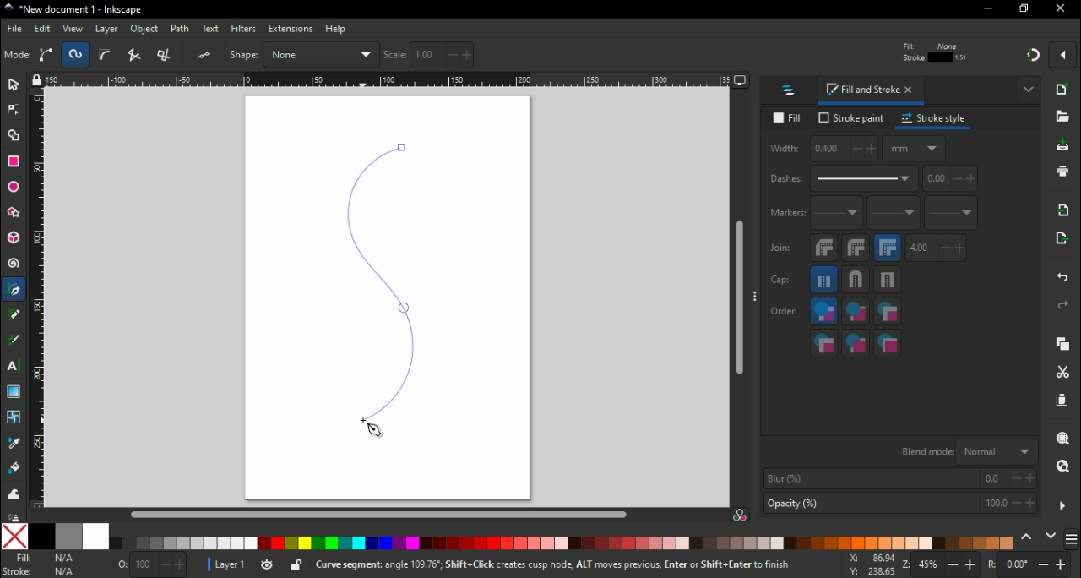  Describe the element at coordinates (1034, 58) in the screenshot. I see `snapping: on/off` at that location.